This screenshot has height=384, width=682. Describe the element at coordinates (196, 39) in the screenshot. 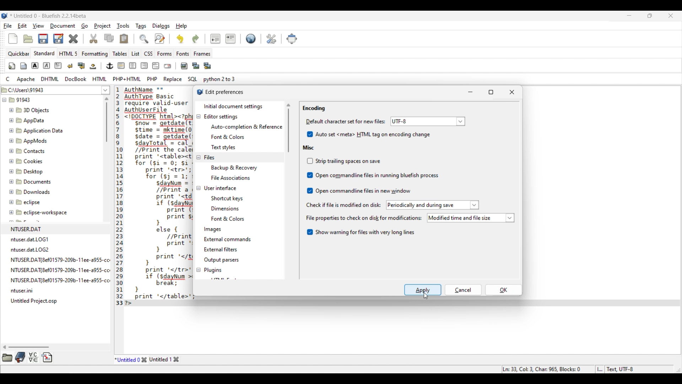

I see `Redo` at that location.